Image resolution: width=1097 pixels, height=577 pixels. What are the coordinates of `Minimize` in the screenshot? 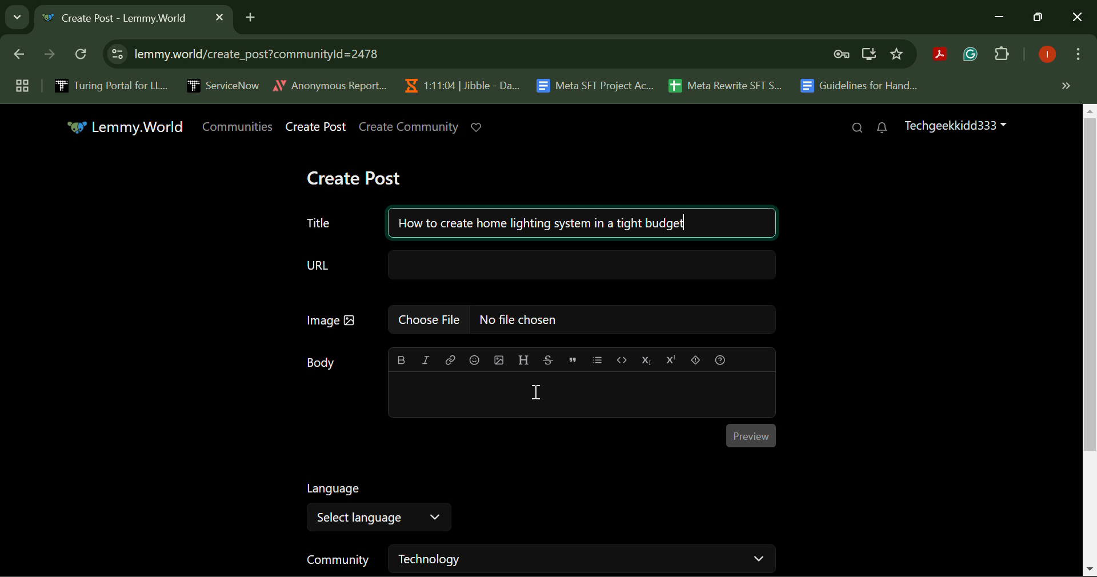 It's located at (1040, 18).